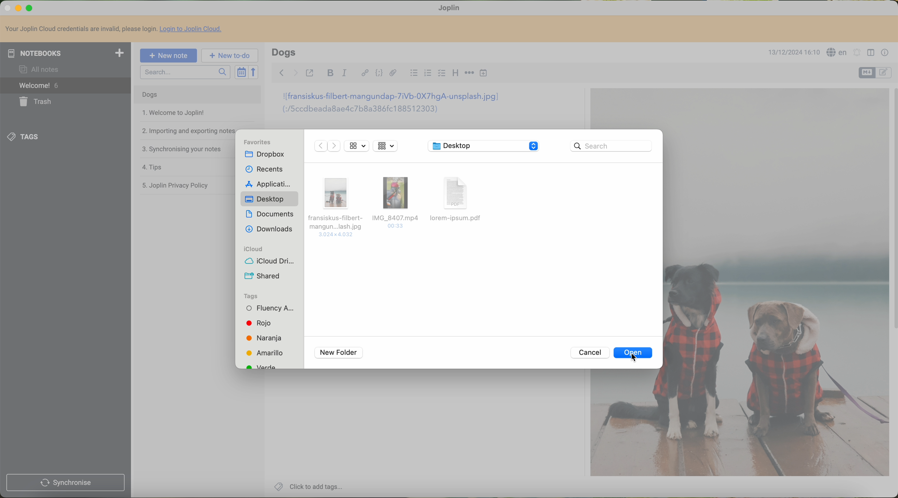 The height and width of the screenshot is (498, 898). I want to click on Your Joplin Cloud credentials are invalid, please login. Login to Joplin Cloud, so click(117, 30).